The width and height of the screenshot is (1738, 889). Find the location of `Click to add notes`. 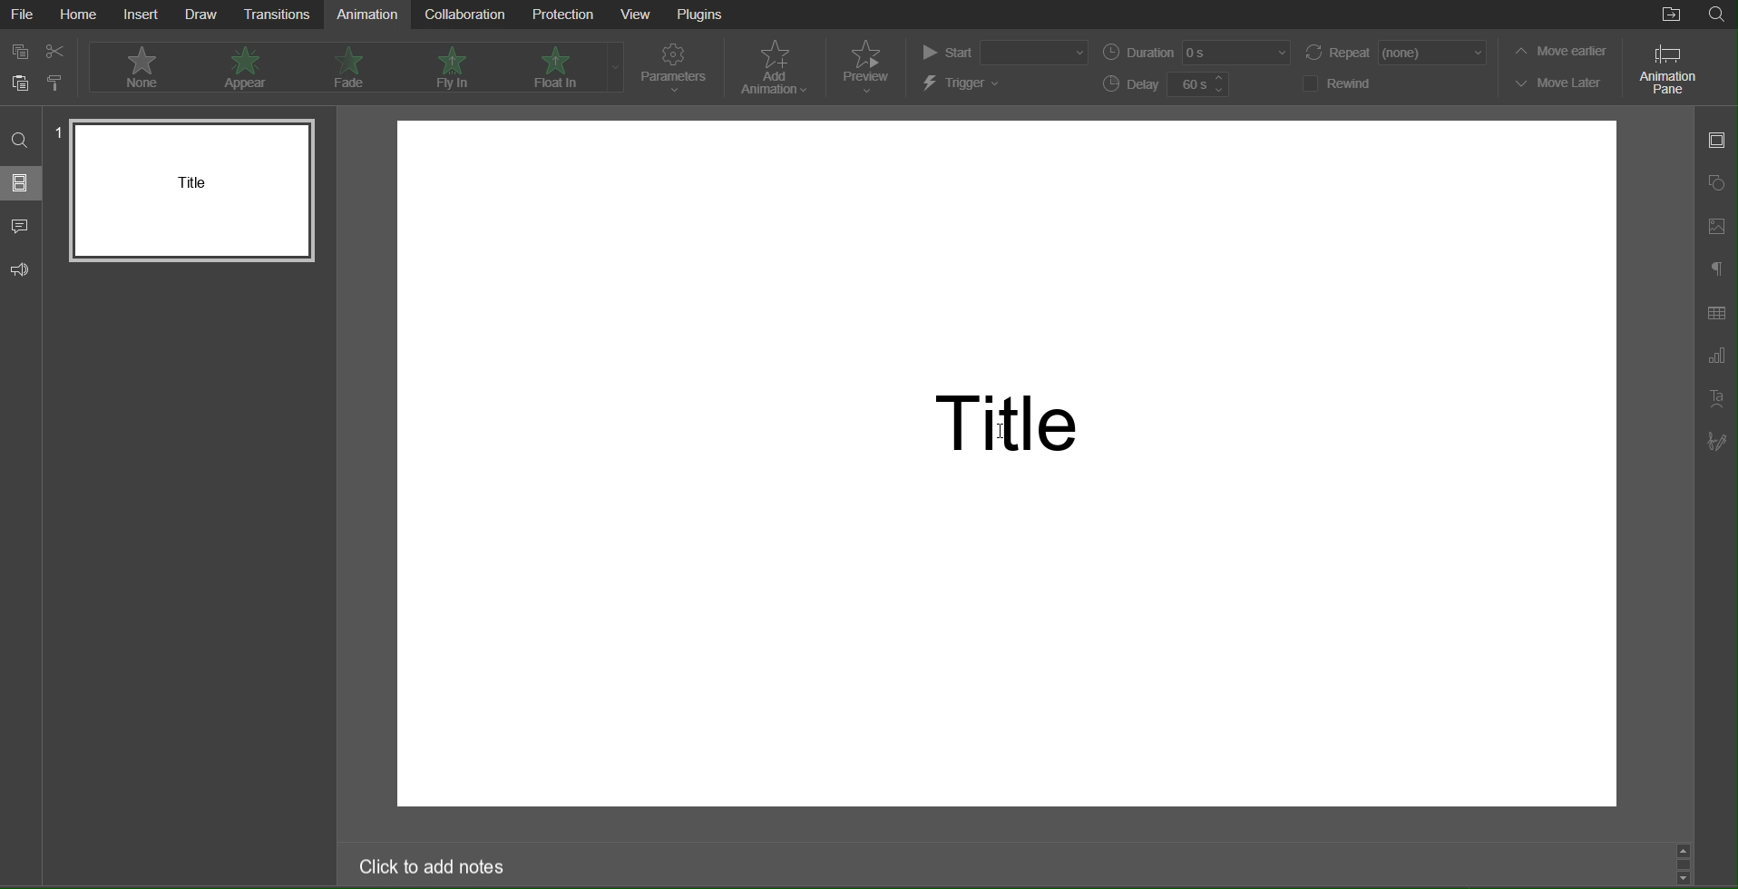

Click to add notes is located at coordinates (435, 867).